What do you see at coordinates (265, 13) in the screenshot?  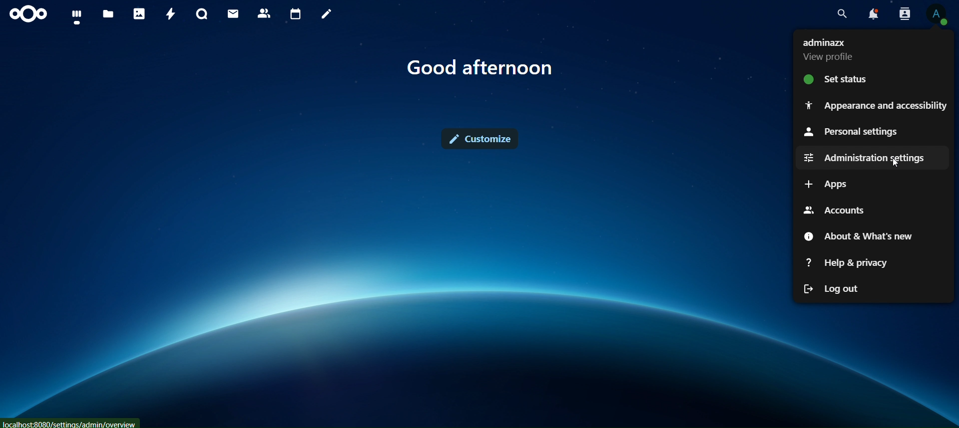 I see `contact` at bounding box center [265, 13].